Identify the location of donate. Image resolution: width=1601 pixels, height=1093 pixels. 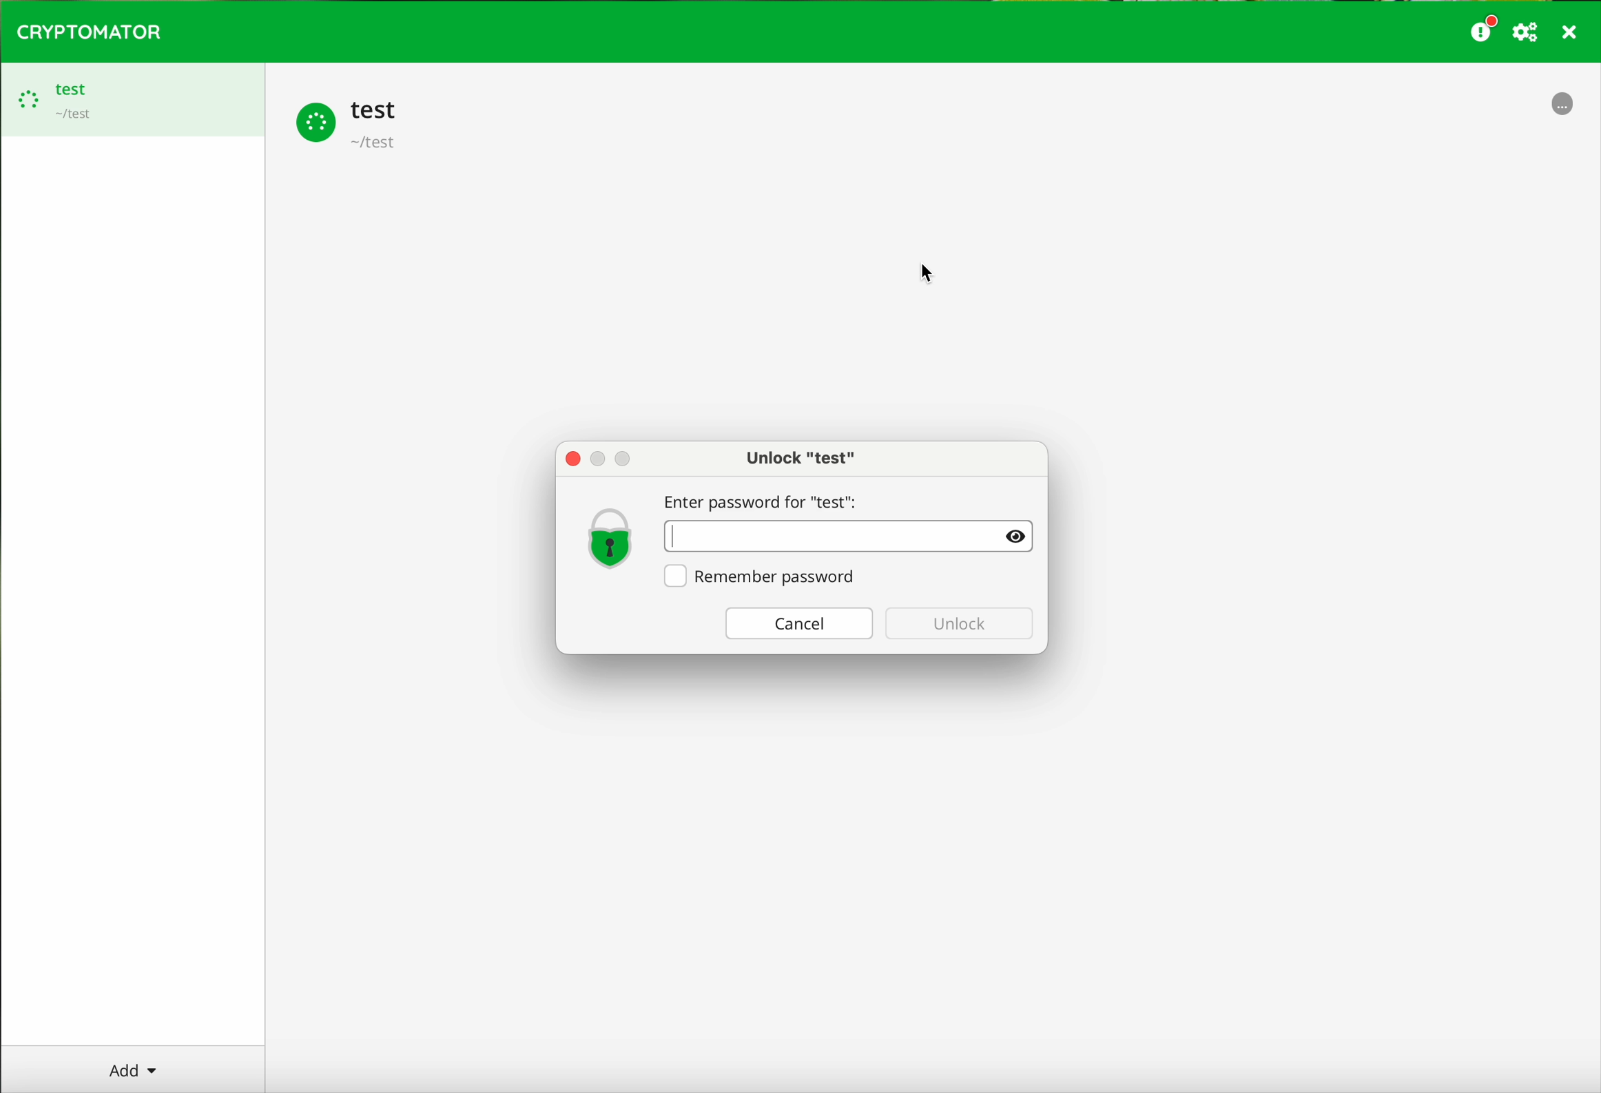
(1484, 28).